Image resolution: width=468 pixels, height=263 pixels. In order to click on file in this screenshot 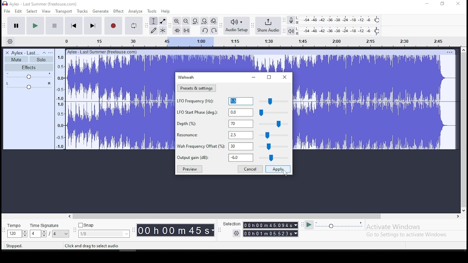, I will do `click(7, 11)`.